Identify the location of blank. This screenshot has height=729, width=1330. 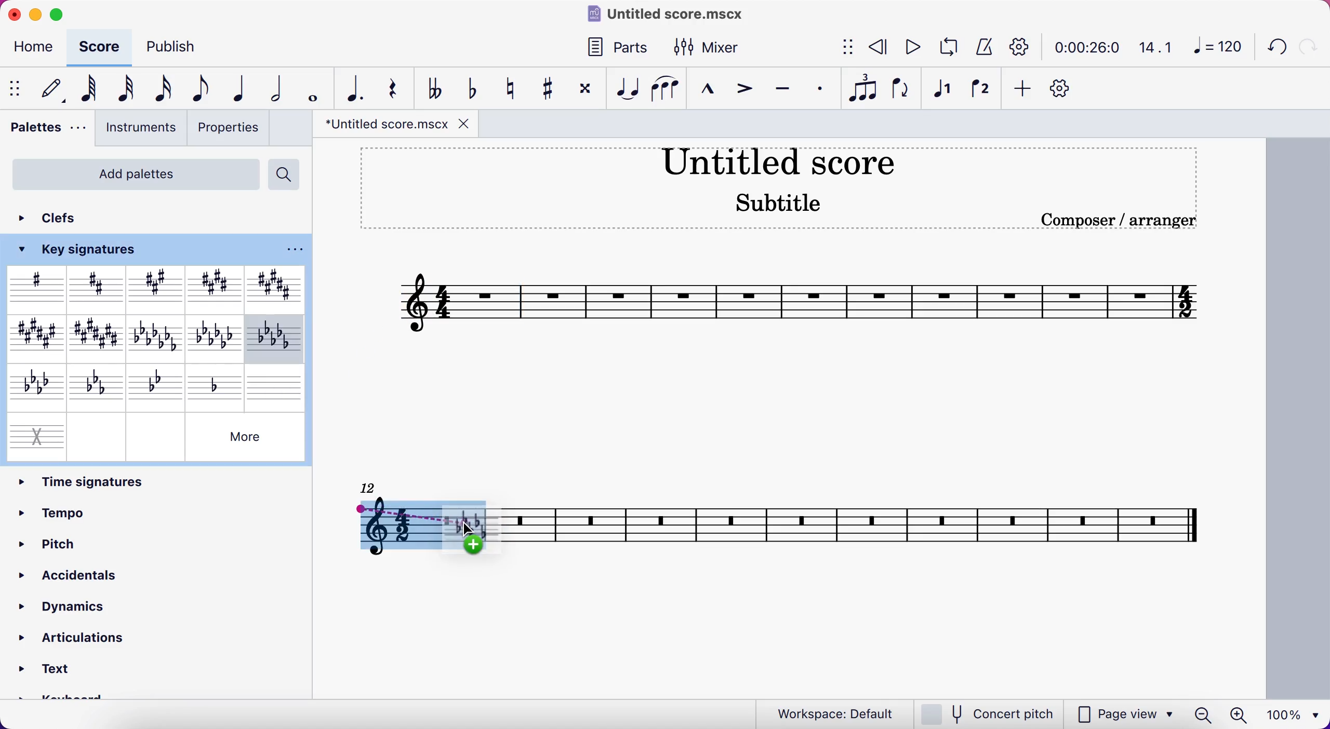
(277, 385).